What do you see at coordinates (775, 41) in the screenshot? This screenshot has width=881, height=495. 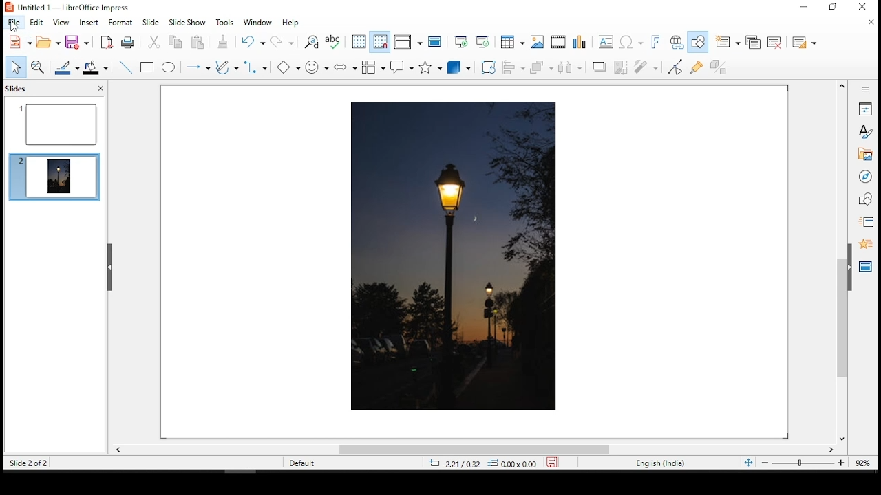 I see `delete slide` at bounding box center [775, 41].